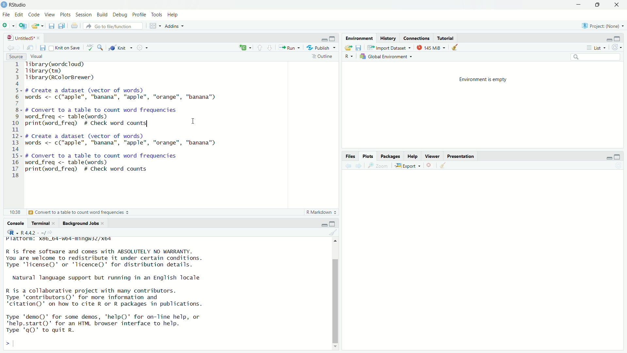  What do you see at coordinates (368, 156) in the screenshot?
I see `Plots` at bounding box center [368, 156].